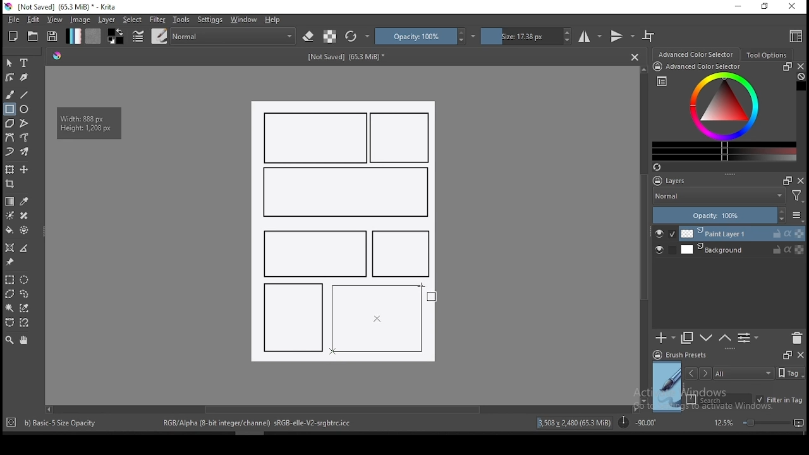  Describe the element at coordinates (637, 422) in the screenshot. I see `rotation` at that location.